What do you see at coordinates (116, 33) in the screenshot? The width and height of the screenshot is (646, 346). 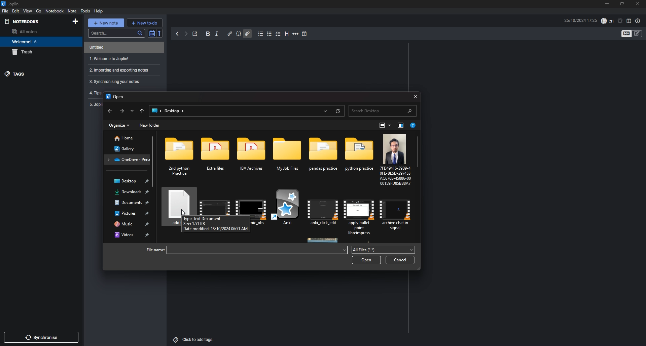 I see `search bar` at bounding box center [116, 33].